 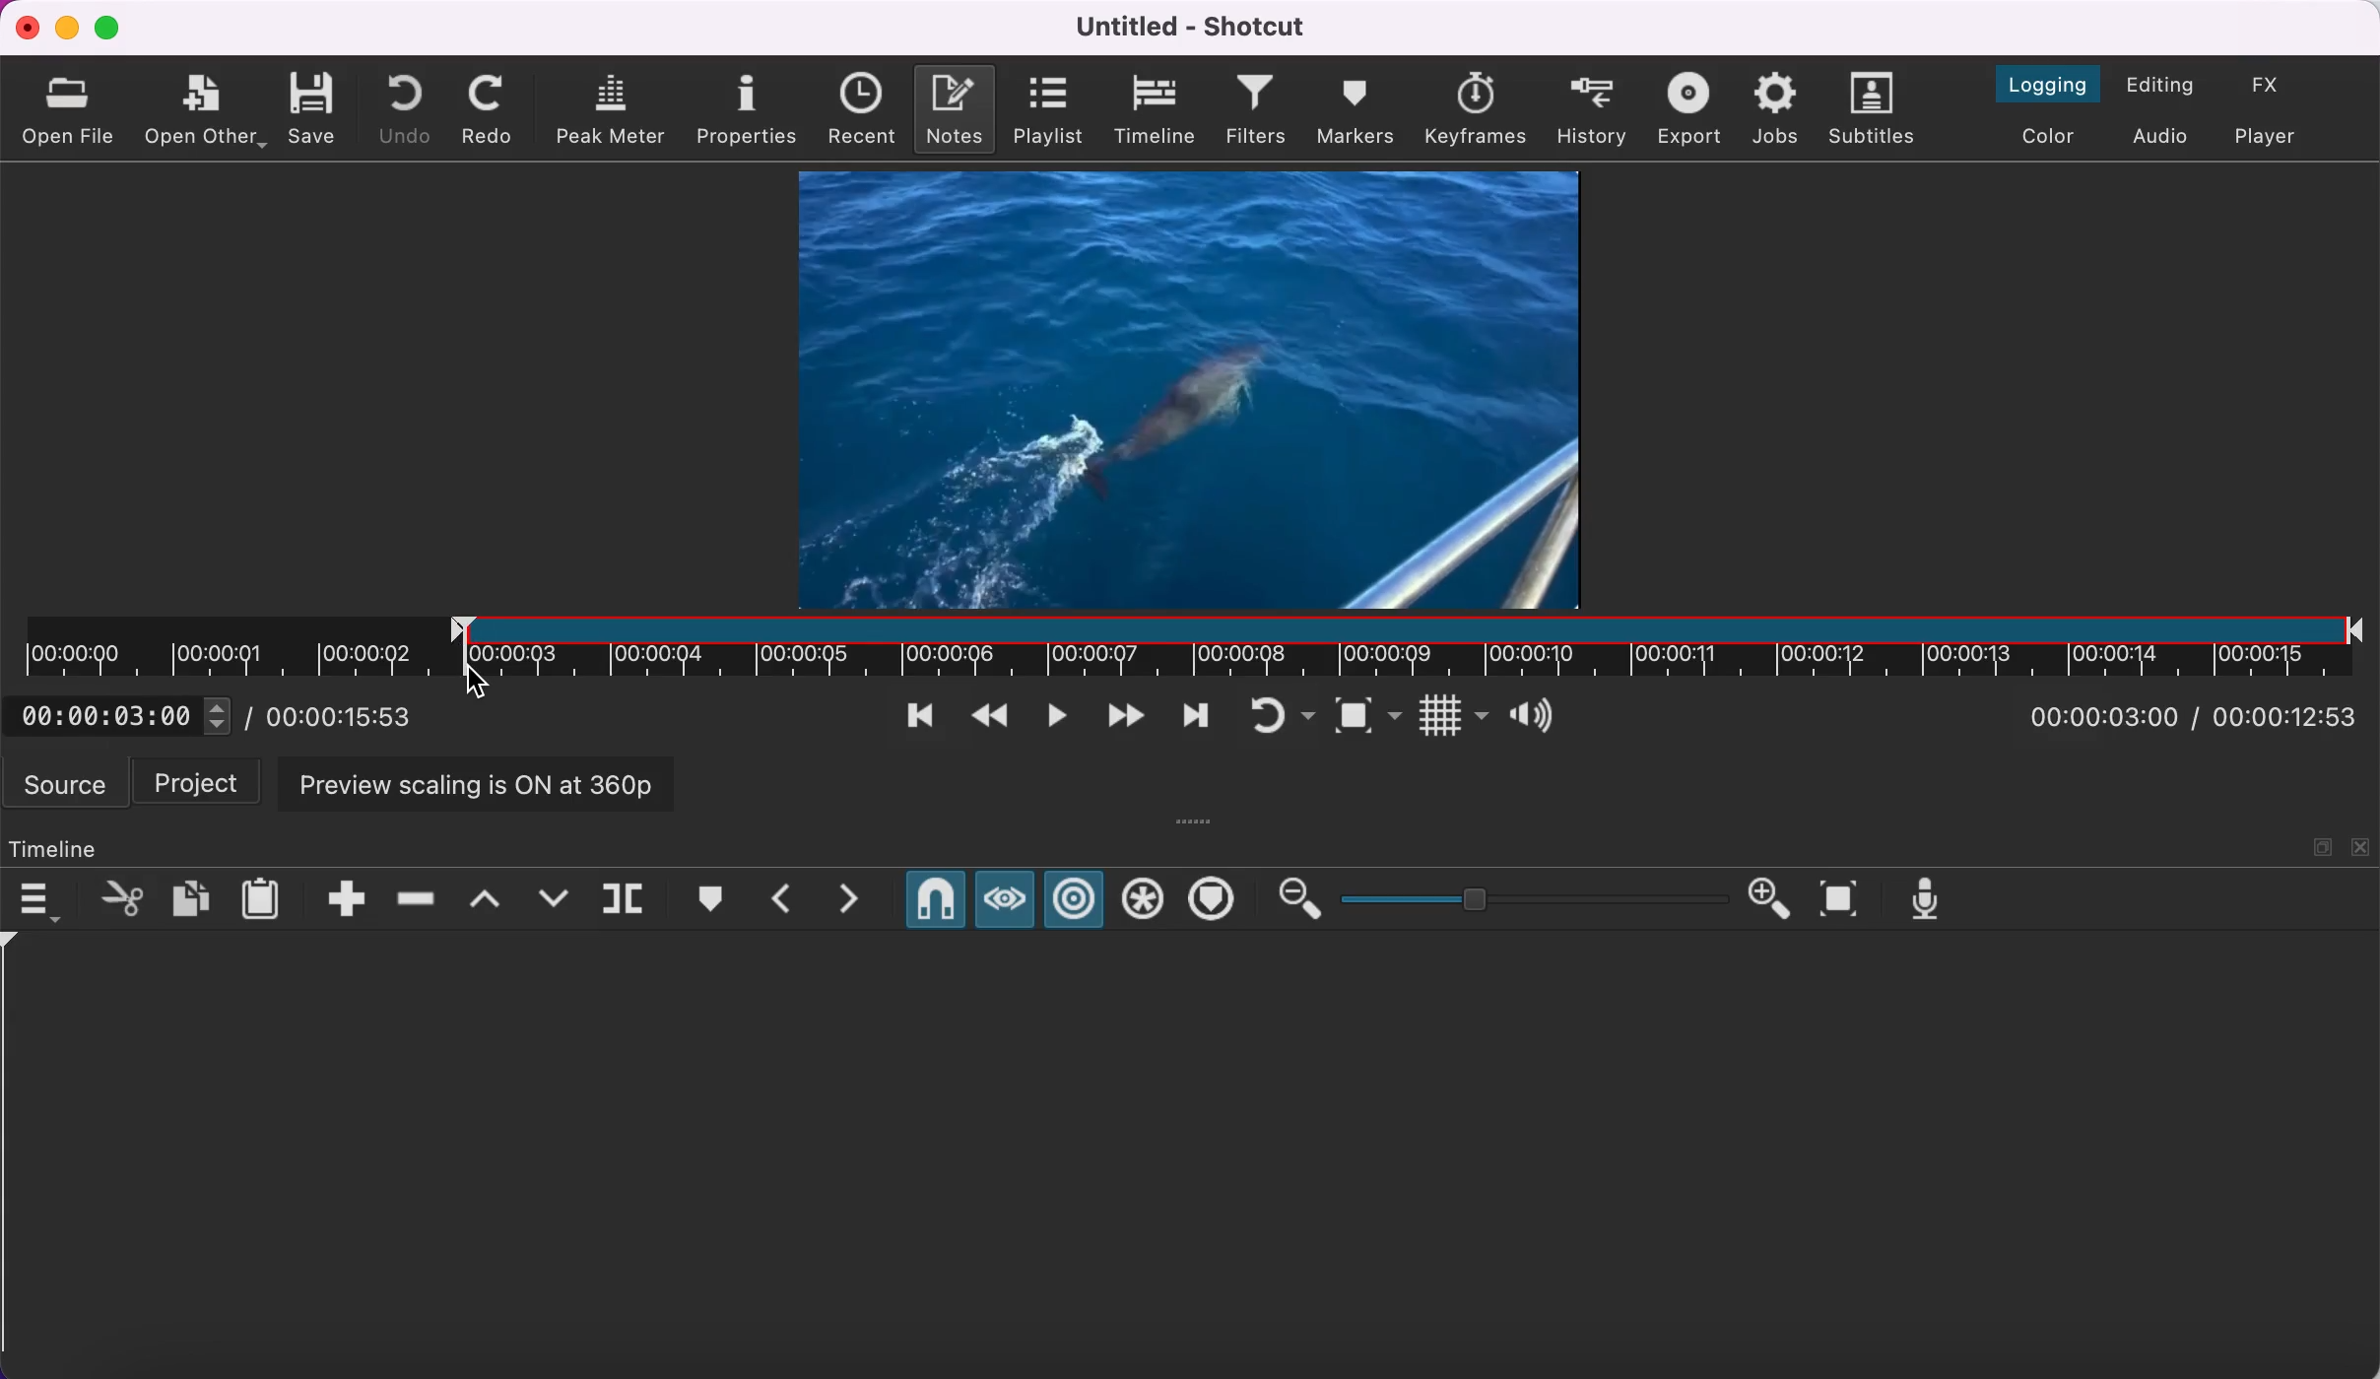 I want to click on clip in, so click(x=1417, y=646).